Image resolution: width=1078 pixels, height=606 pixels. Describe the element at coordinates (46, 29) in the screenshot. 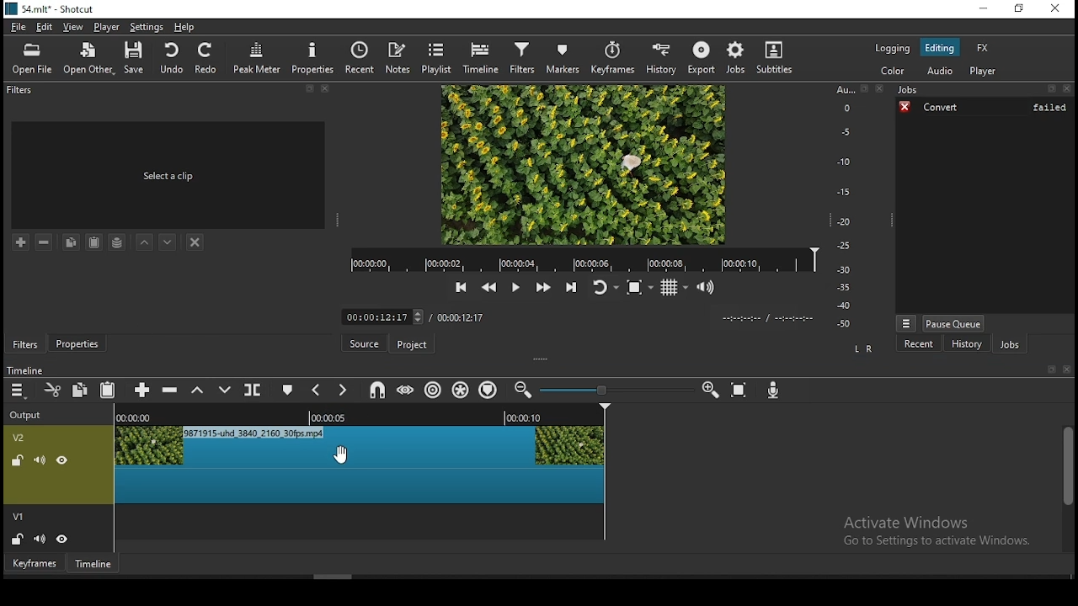

I see `edit` at that location.